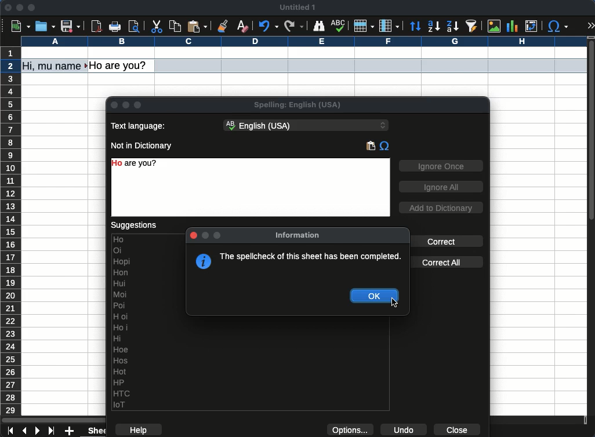  What do you see at coordinates (319, 27) in the screenshot?
I see `finder` at bounding box center [319, 27].